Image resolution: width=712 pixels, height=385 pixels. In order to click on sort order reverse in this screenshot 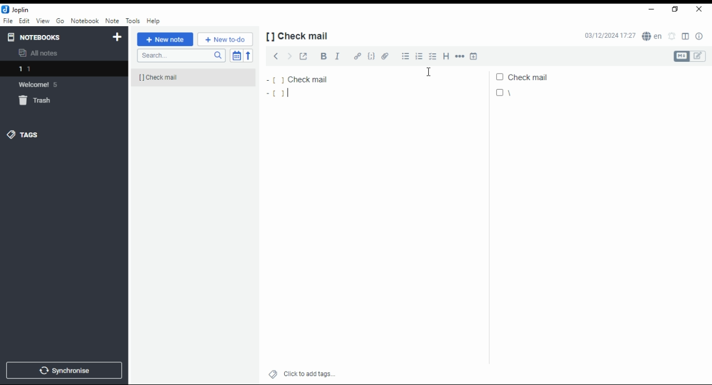, I will do `click(248, 55)`.